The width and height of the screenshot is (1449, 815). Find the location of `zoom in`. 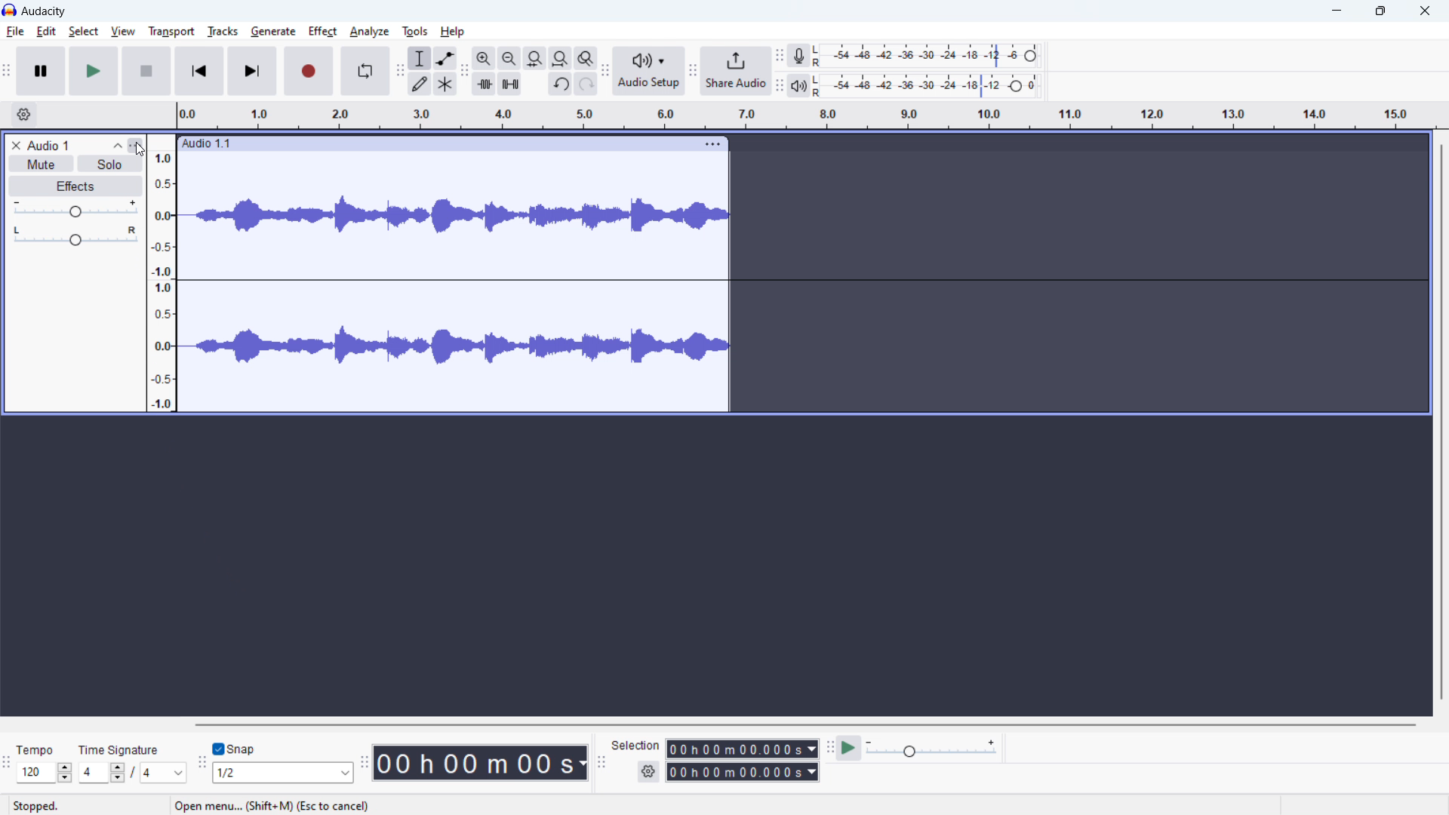

zoom in is located at coordinates (484, 58).